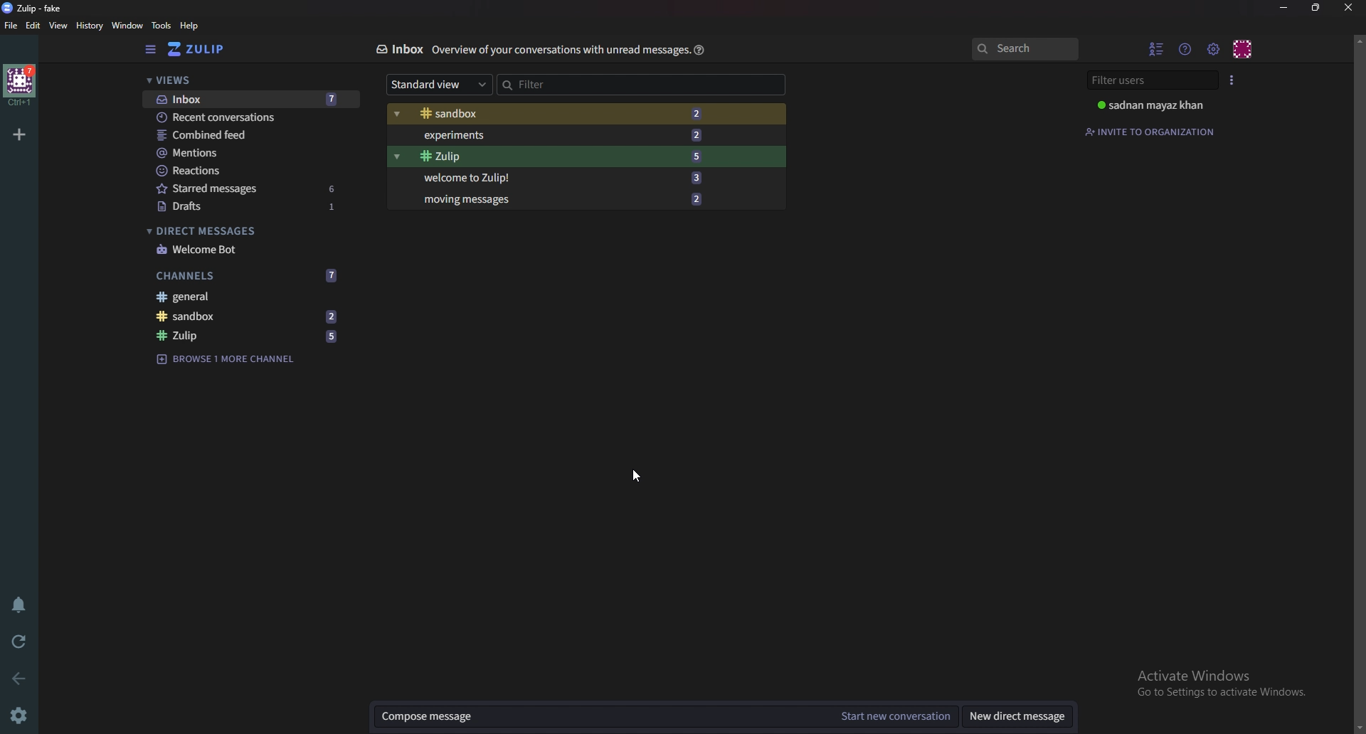  I want to click on Experiments, so click(561, 135).